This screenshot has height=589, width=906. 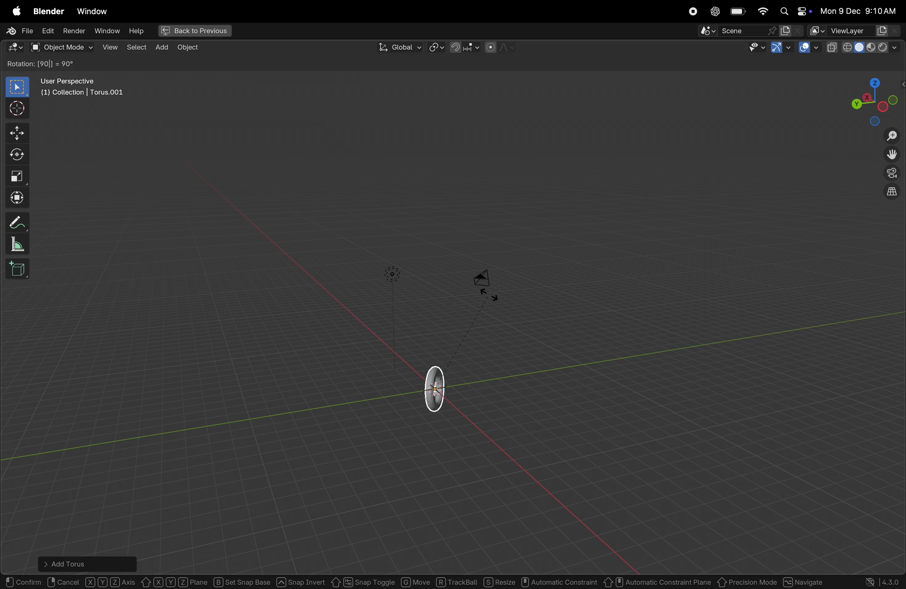 I want to click on torus, so click(x=438, y=387).